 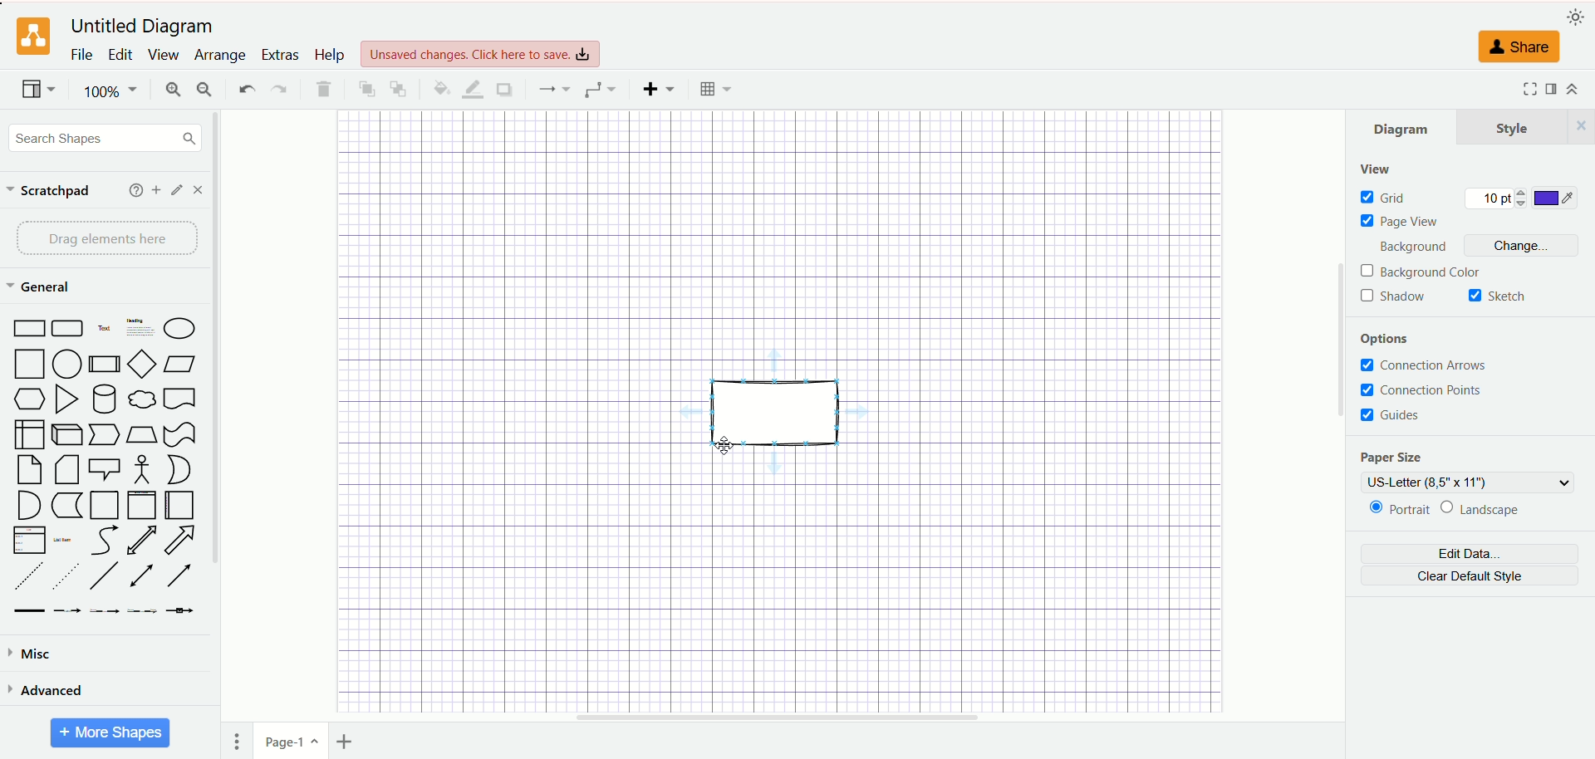 What do you see at coordinates (41, 286) in the screenshot?
I see `general` at bounding box center [41, 286].